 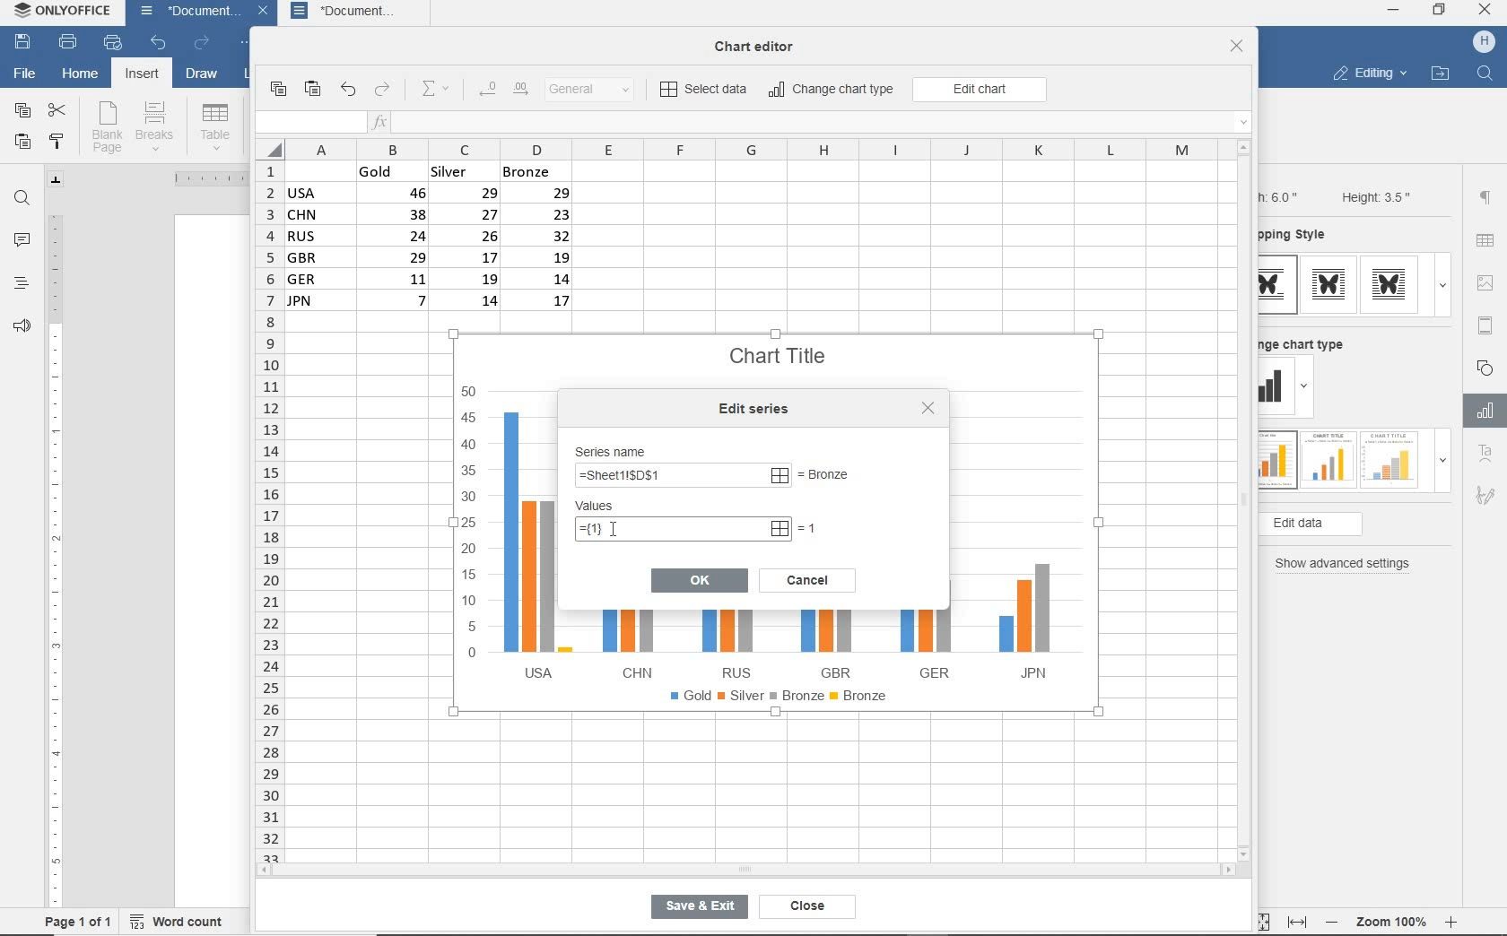 I want to click on headings, so click(x=20, y=285).